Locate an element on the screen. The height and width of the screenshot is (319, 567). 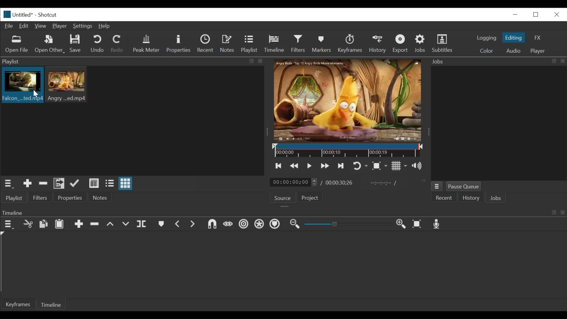
Remove cut is located at coordinates (43, 184).